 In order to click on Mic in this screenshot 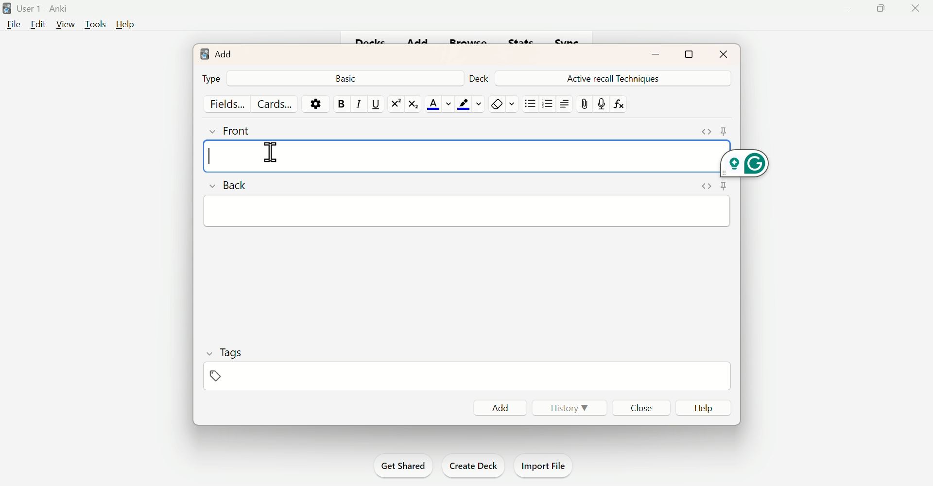, I will do `click(602, 103)`.